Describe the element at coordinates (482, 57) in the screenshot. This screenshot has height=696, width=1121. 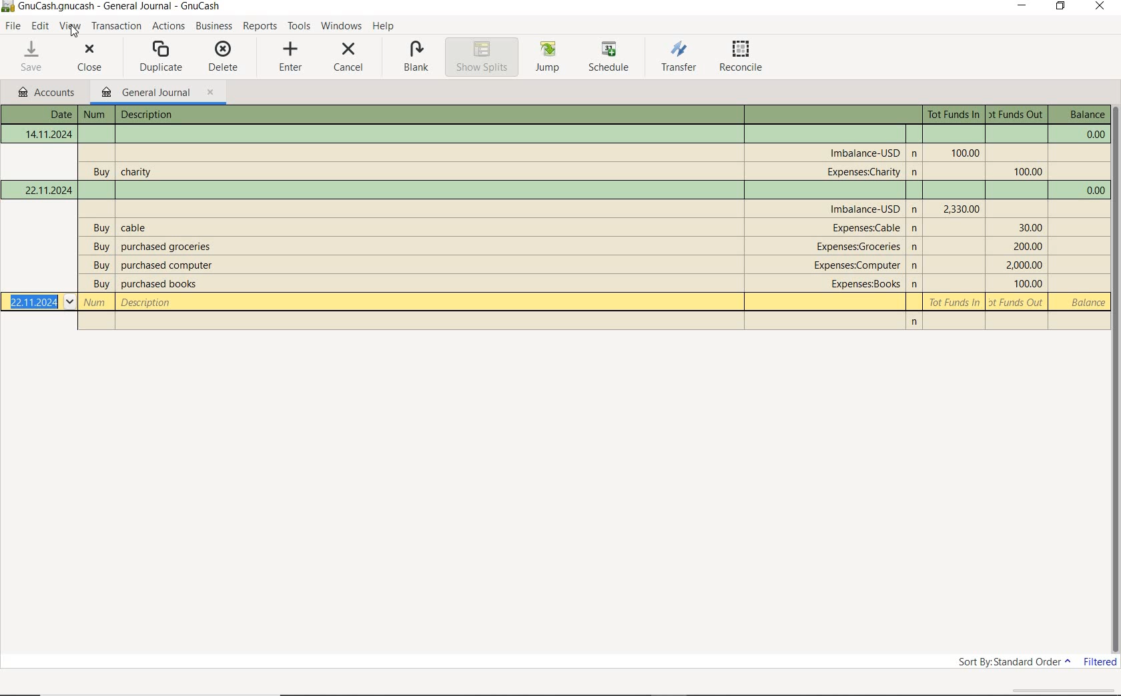
I see `SHOW SPLITS` at that location.